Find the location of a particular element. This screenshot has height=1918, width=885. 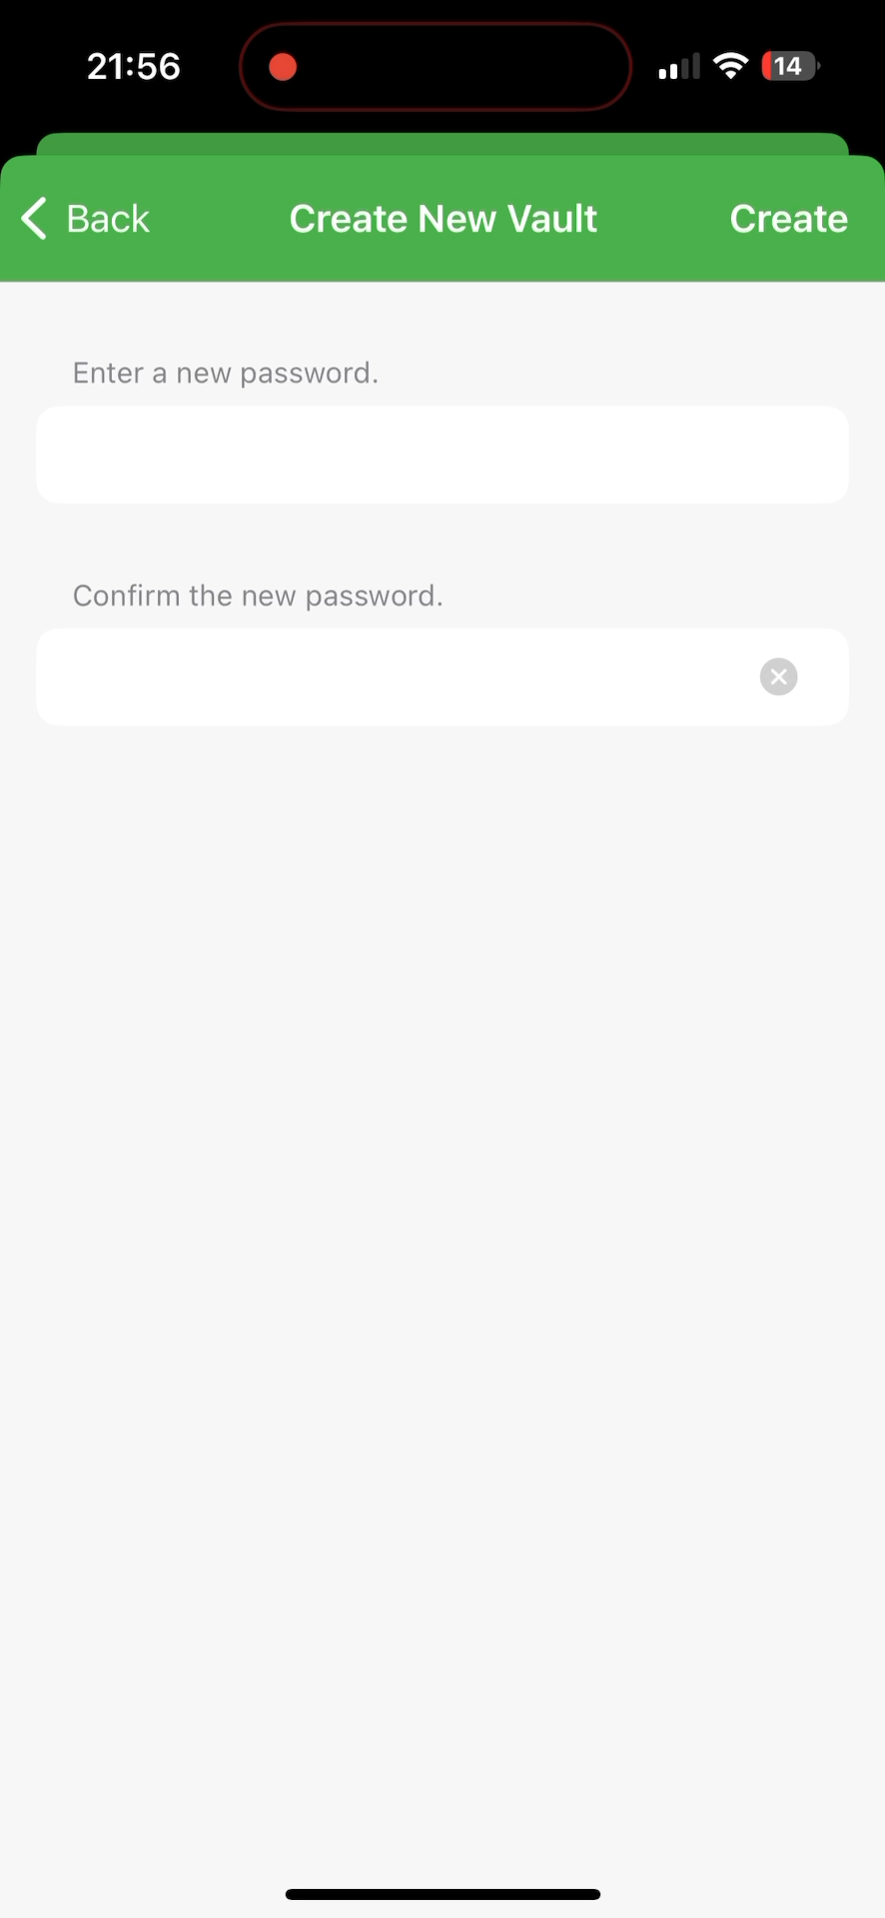

enter a new password is located at coordinates (225, 366).